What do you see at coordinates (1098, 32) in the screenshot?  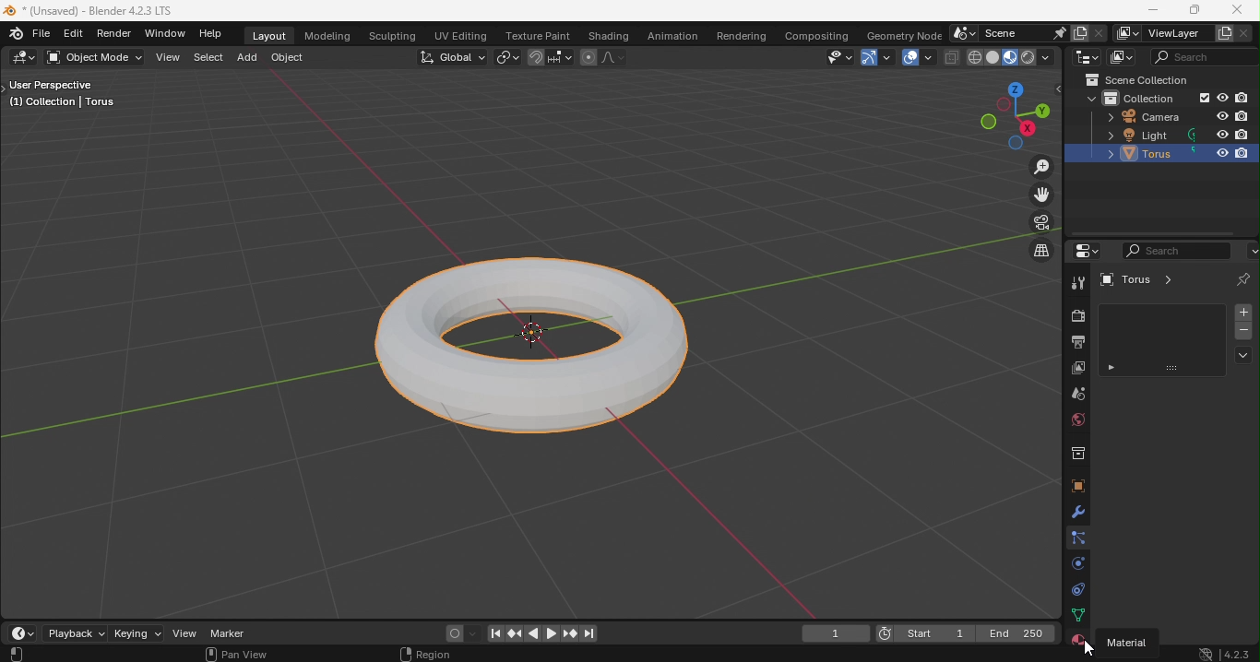 I see `Delete scene` at bounding box center [1098, 32].